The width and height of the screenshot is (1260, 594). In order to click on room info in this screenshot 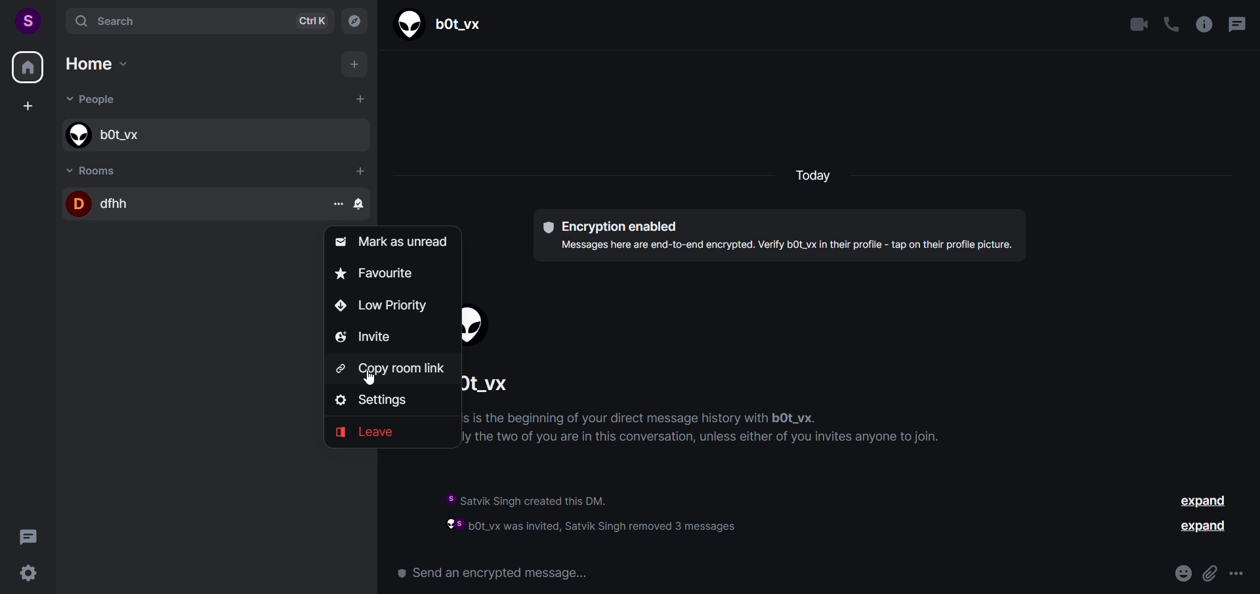, I will do `click(1202, 24)`.